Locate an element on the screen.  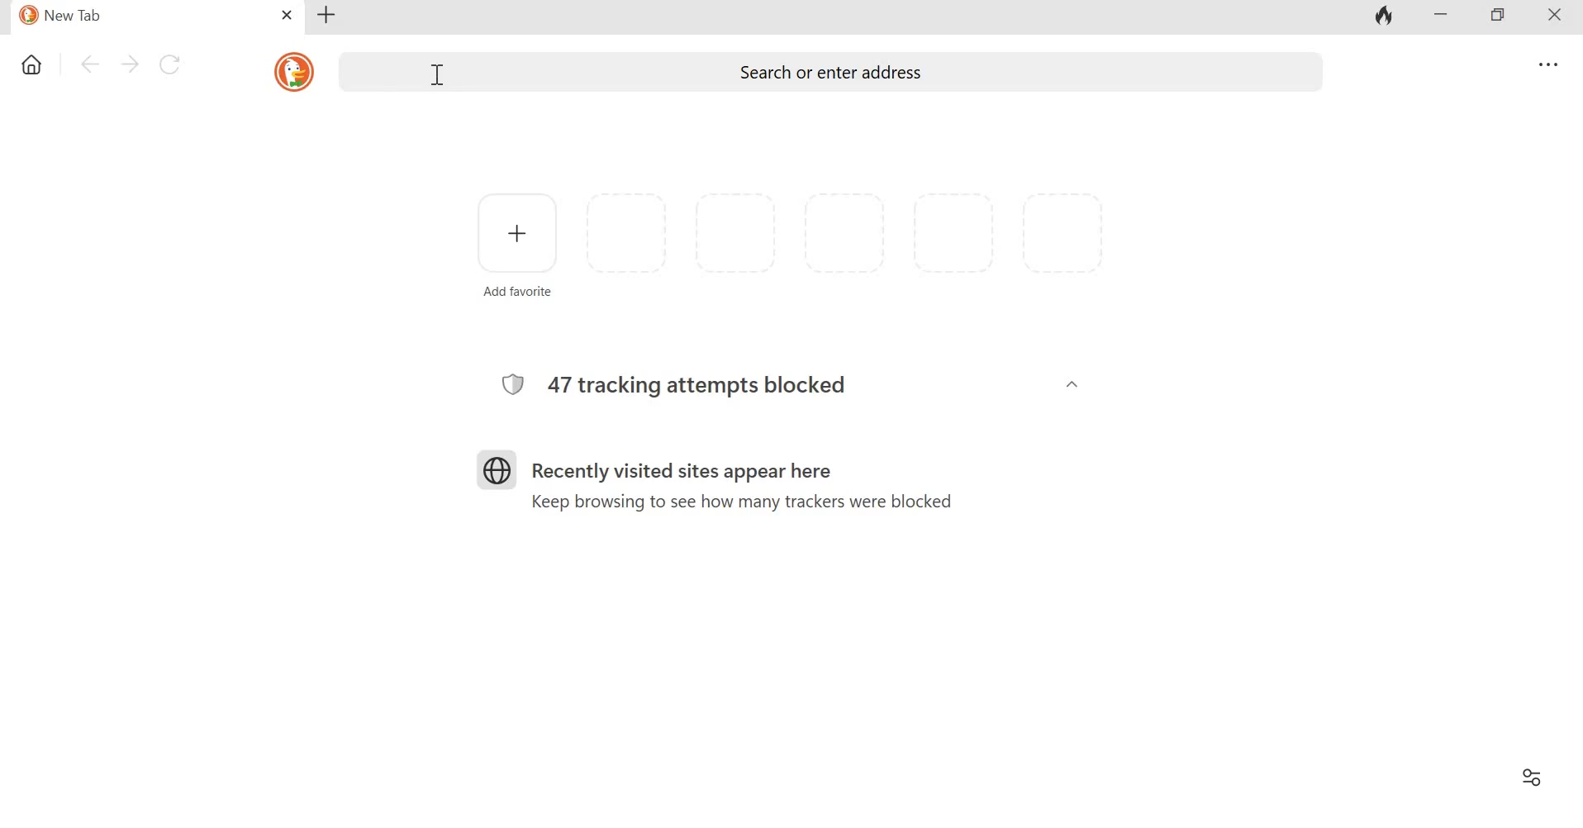
Fire icon is located at coordinates (1381, 18).